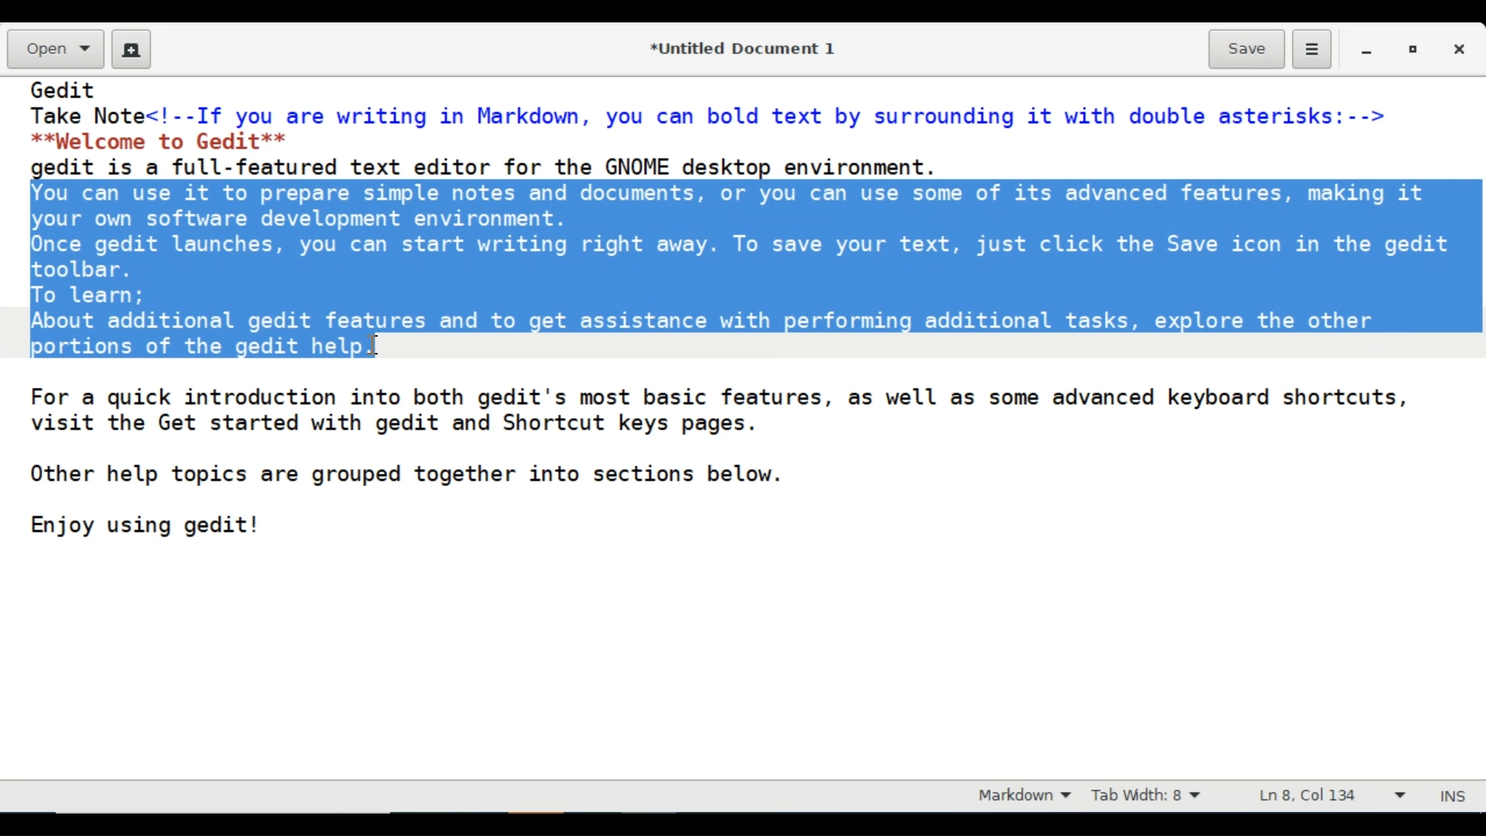 This screenshot has height=836, width=1486. I want to click on minimize, so click(1368, 49).